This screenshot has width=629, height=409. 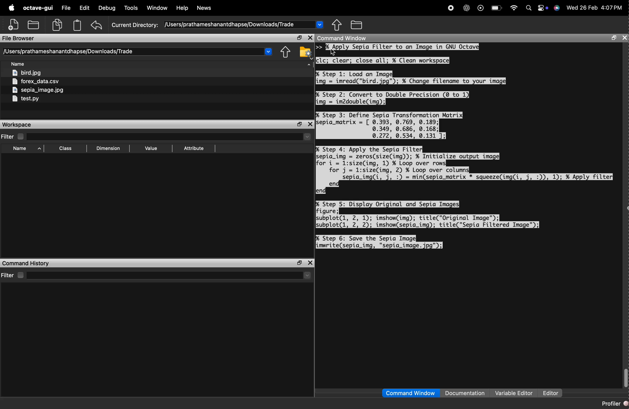 I want to click on Edit, so click(x=84, y=8).